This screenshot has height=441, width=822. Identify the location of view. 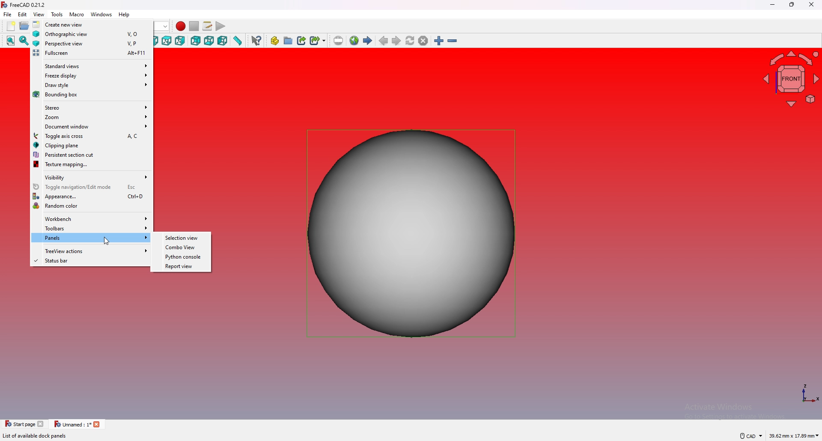
(39, 15).